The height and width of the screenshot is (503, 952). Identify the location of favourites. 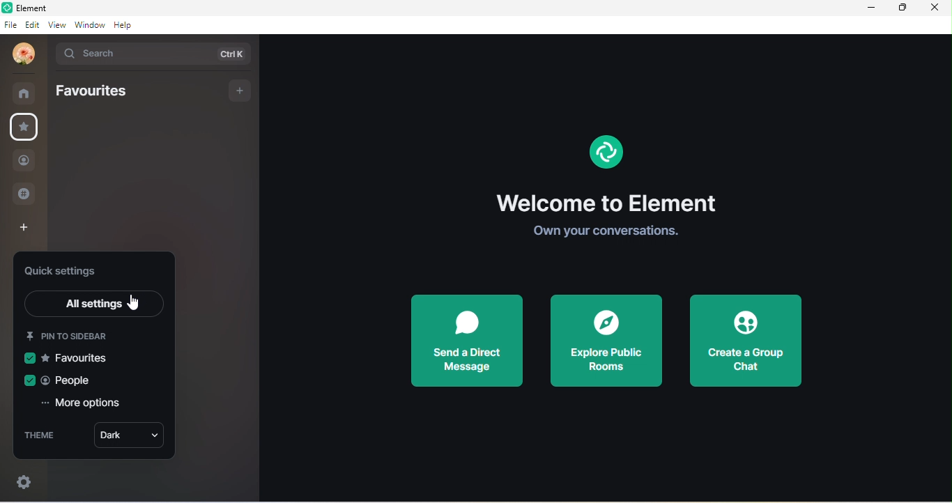
(79, 357).